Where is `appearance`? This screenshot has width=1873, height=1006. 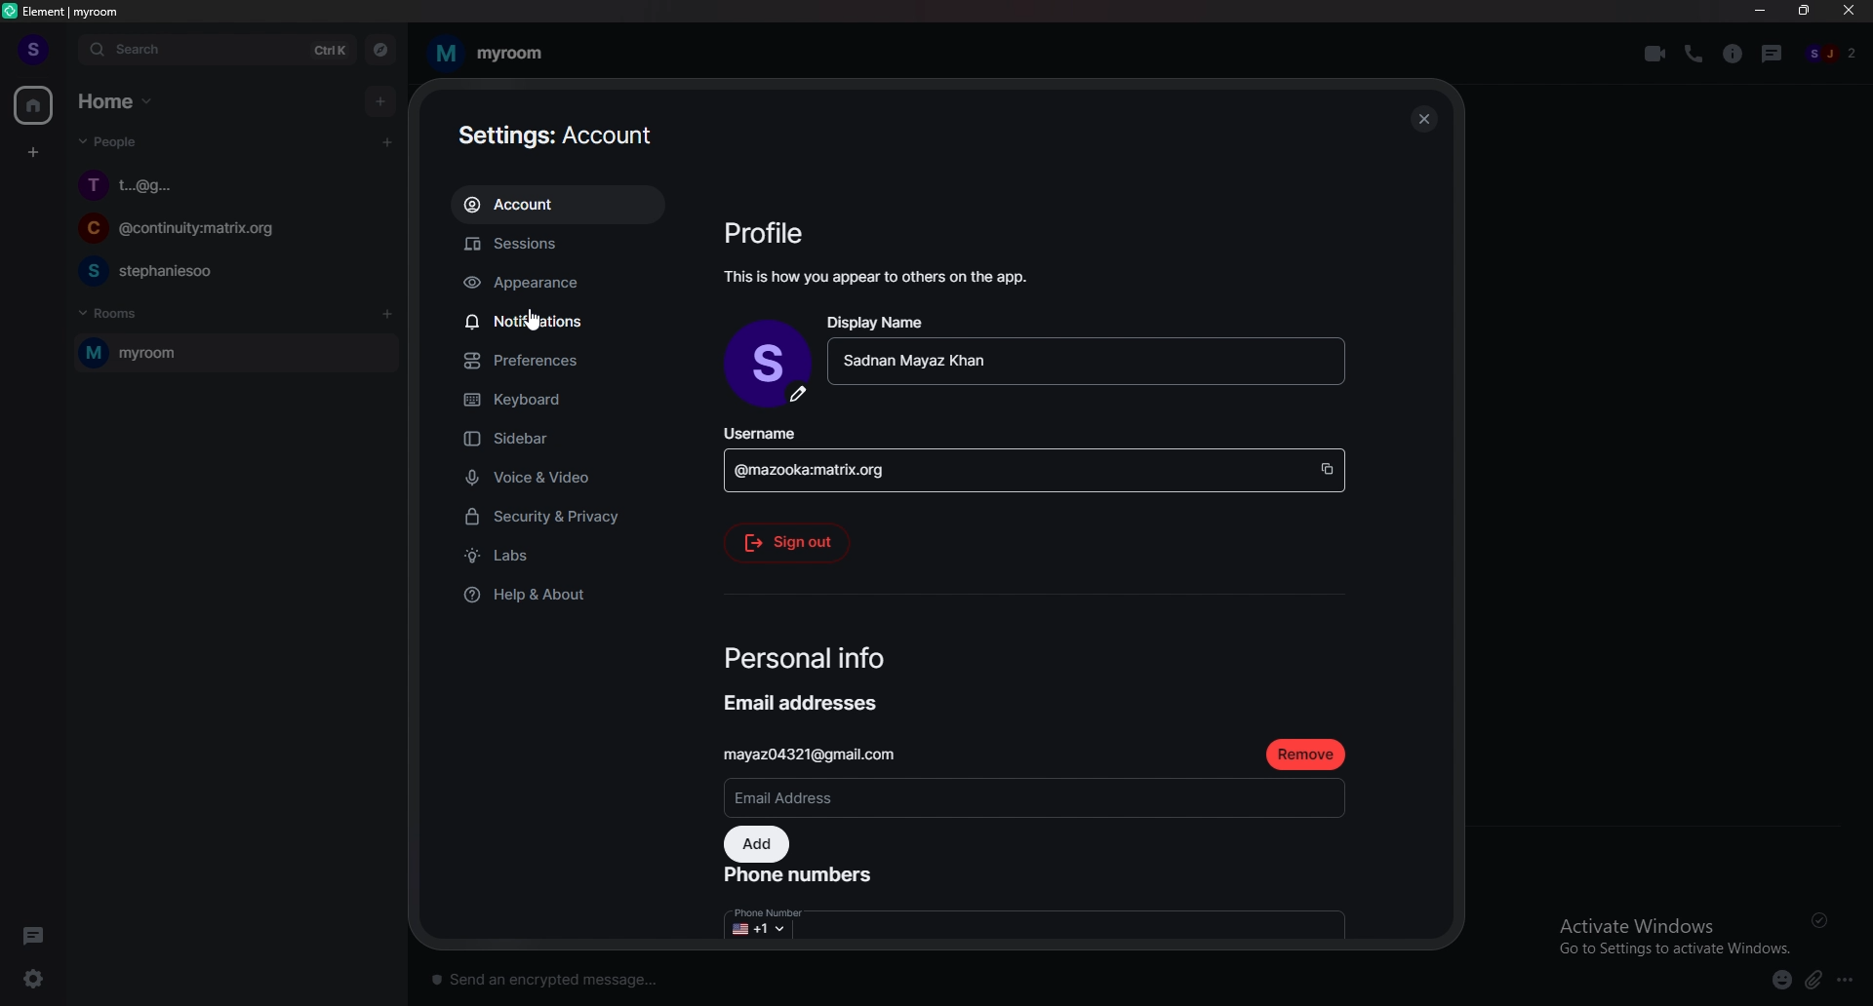 appearance is located at coordinates (565, 284).